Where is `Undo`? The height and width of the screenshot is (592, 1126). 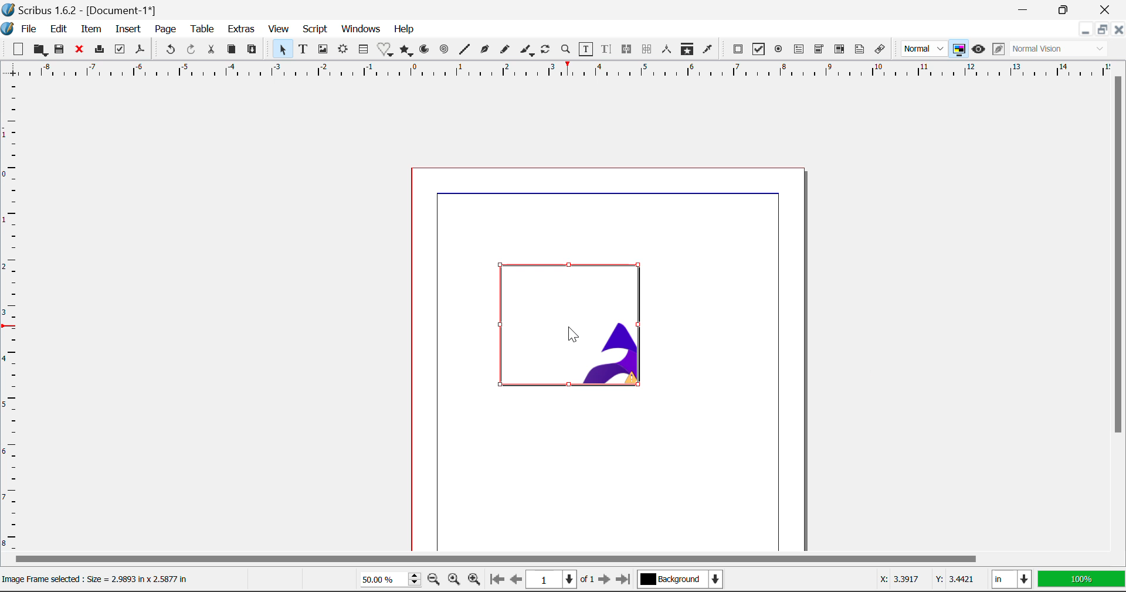
Undo is located at coordinates (169, 49).